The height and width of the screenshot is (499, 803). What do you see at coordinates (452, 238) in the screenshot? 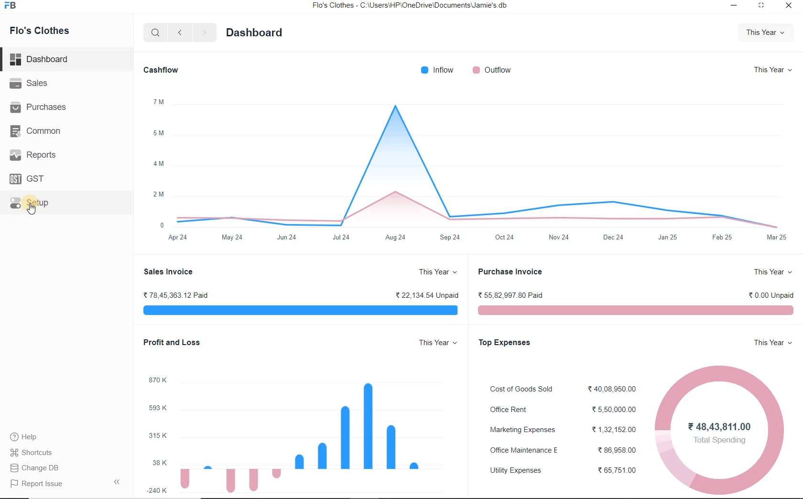
I see `Sep 24` at bounding box center [452, 238].